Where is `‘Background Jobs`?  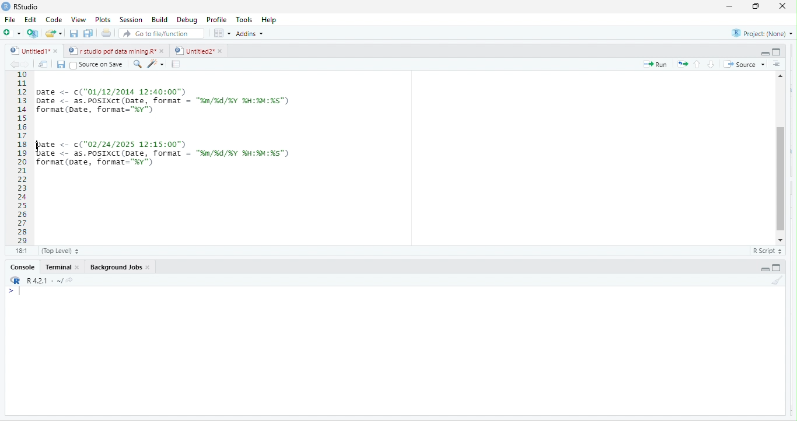 ‘Background Jobs is located at coordinates (115, 268).